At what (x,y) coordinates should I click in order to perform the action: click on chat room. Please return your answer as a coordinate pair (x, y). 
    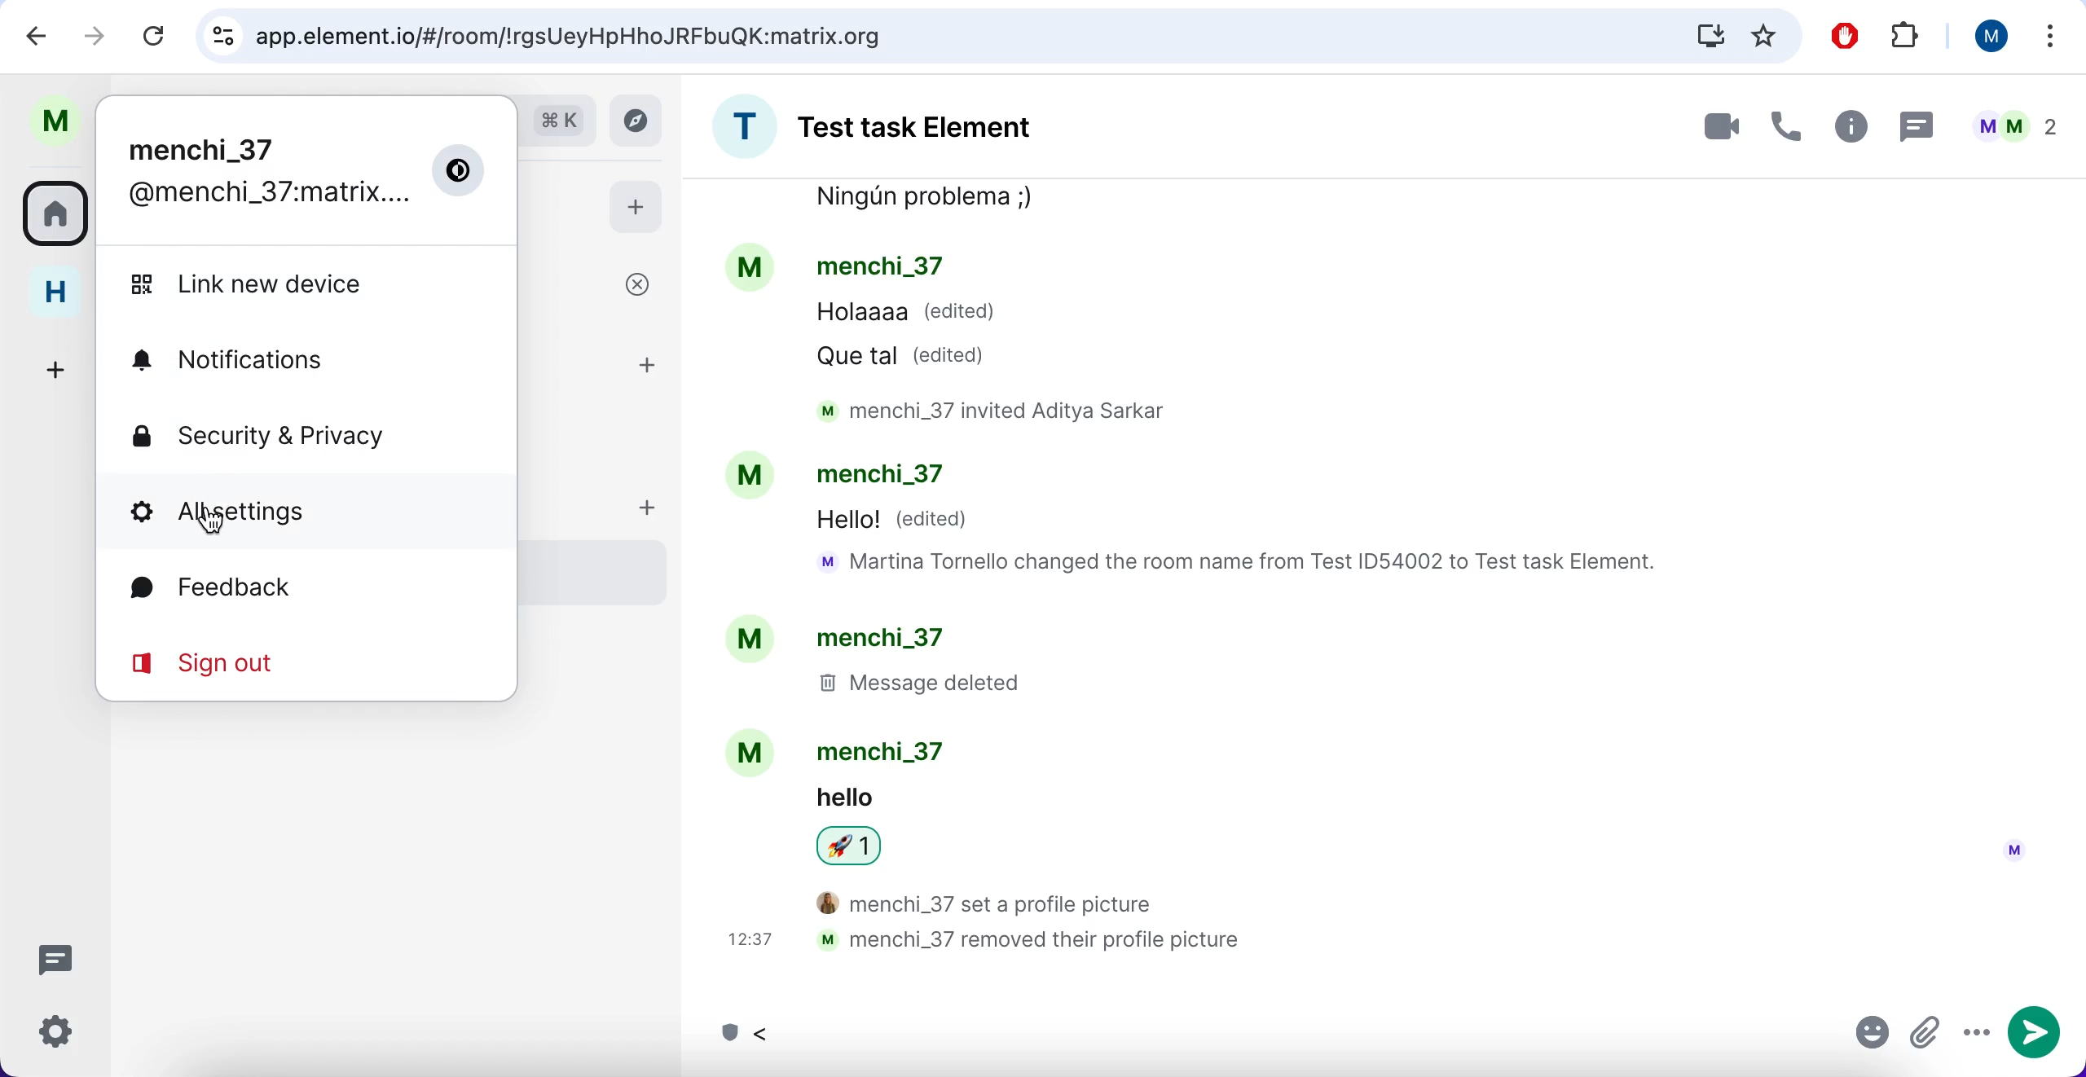
    Looking at the image, I should click on (1374, 583).